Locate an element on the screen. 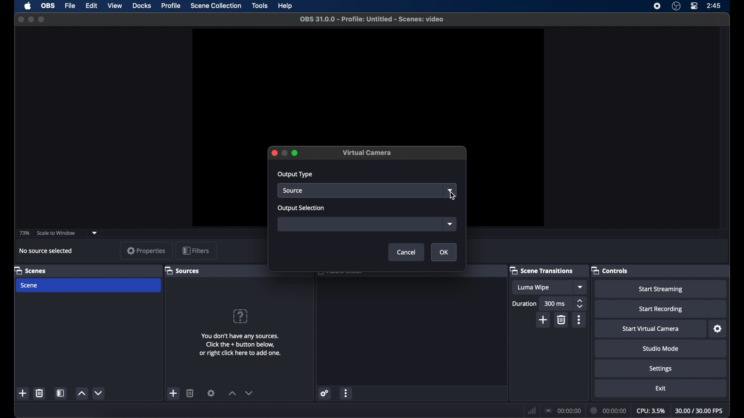  view is located at coordinates (115, 6).